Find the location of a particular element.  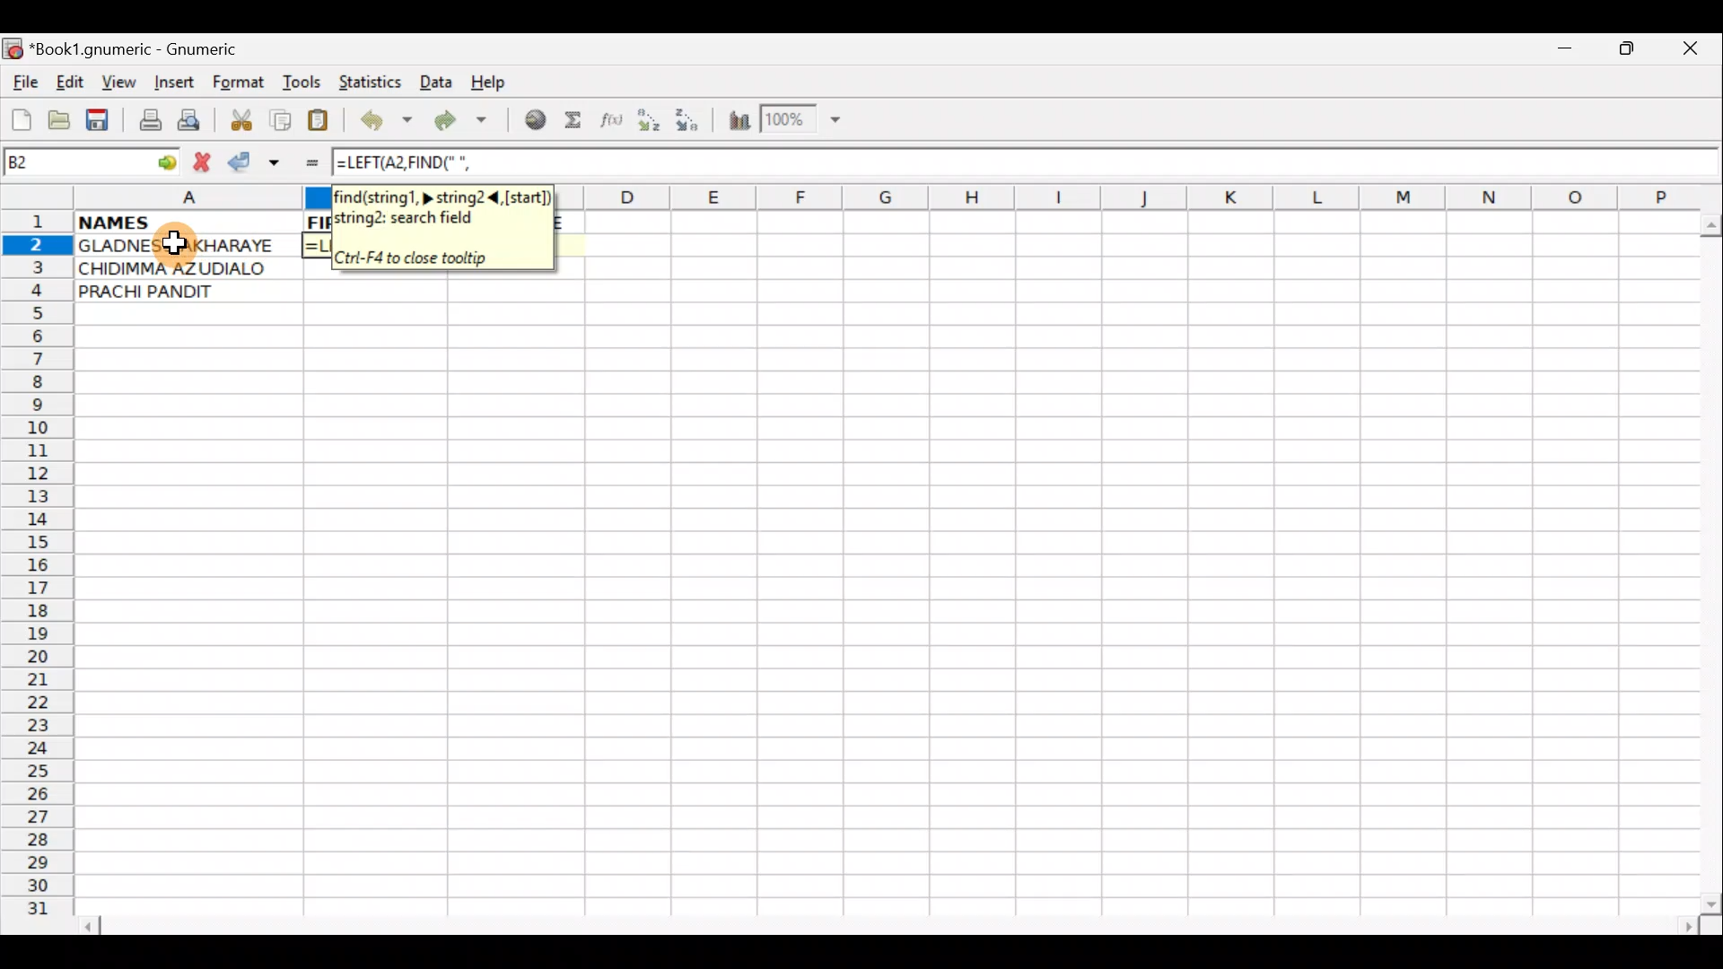

Gnumeric logo is located at coordinates (13, 50).